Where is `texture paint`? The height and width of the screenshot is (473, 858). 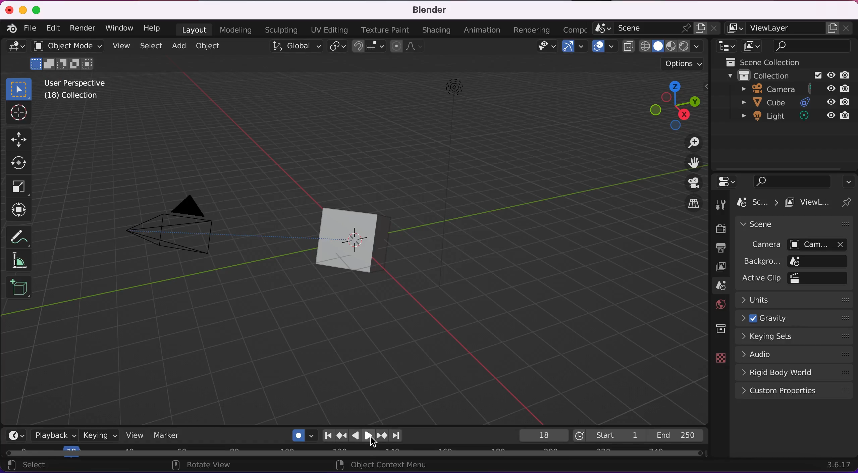
texture paint is located at coordinates (383, 30).